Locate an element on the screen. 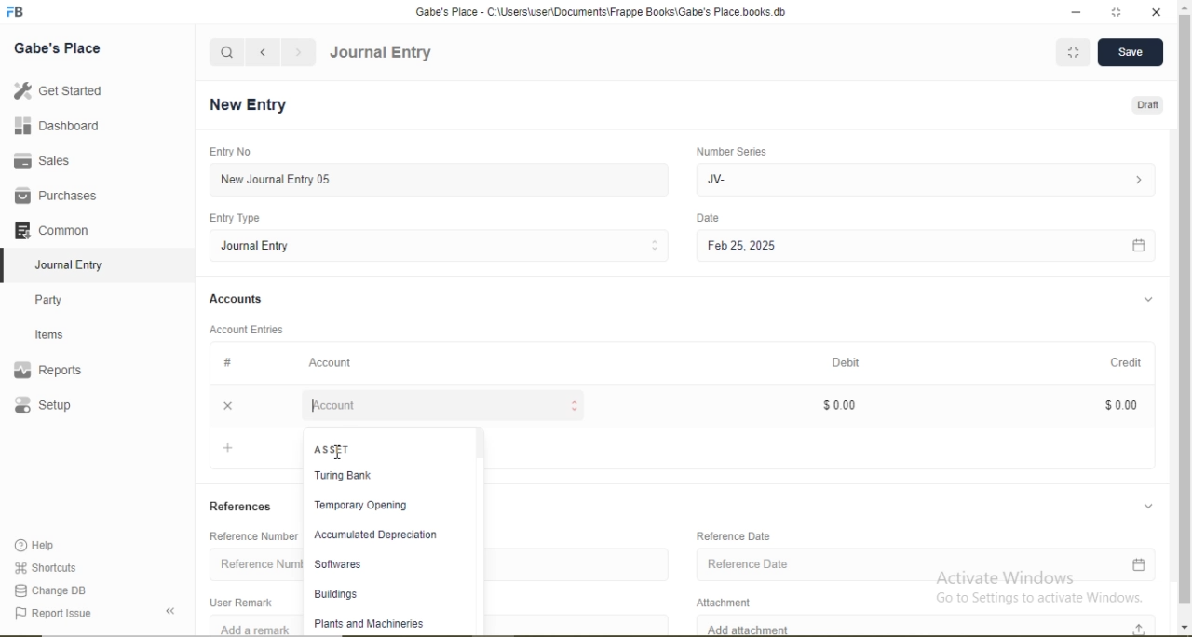  References. is located at coordinates (241, 506).